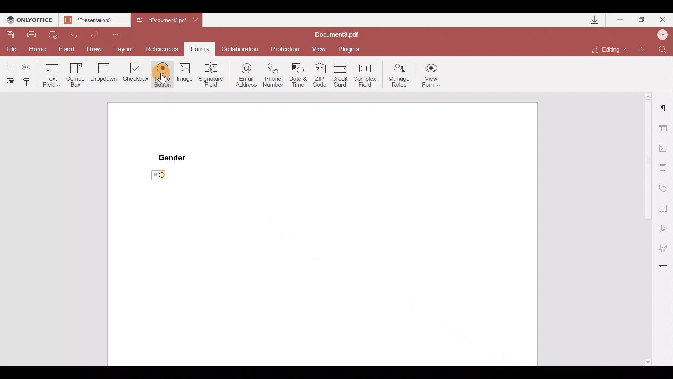 This screenshot has width=673, height=379. What do you see at coordinates (664, 127) in the screenshot?
I see `Table settings` at bounding box center [664, 127].